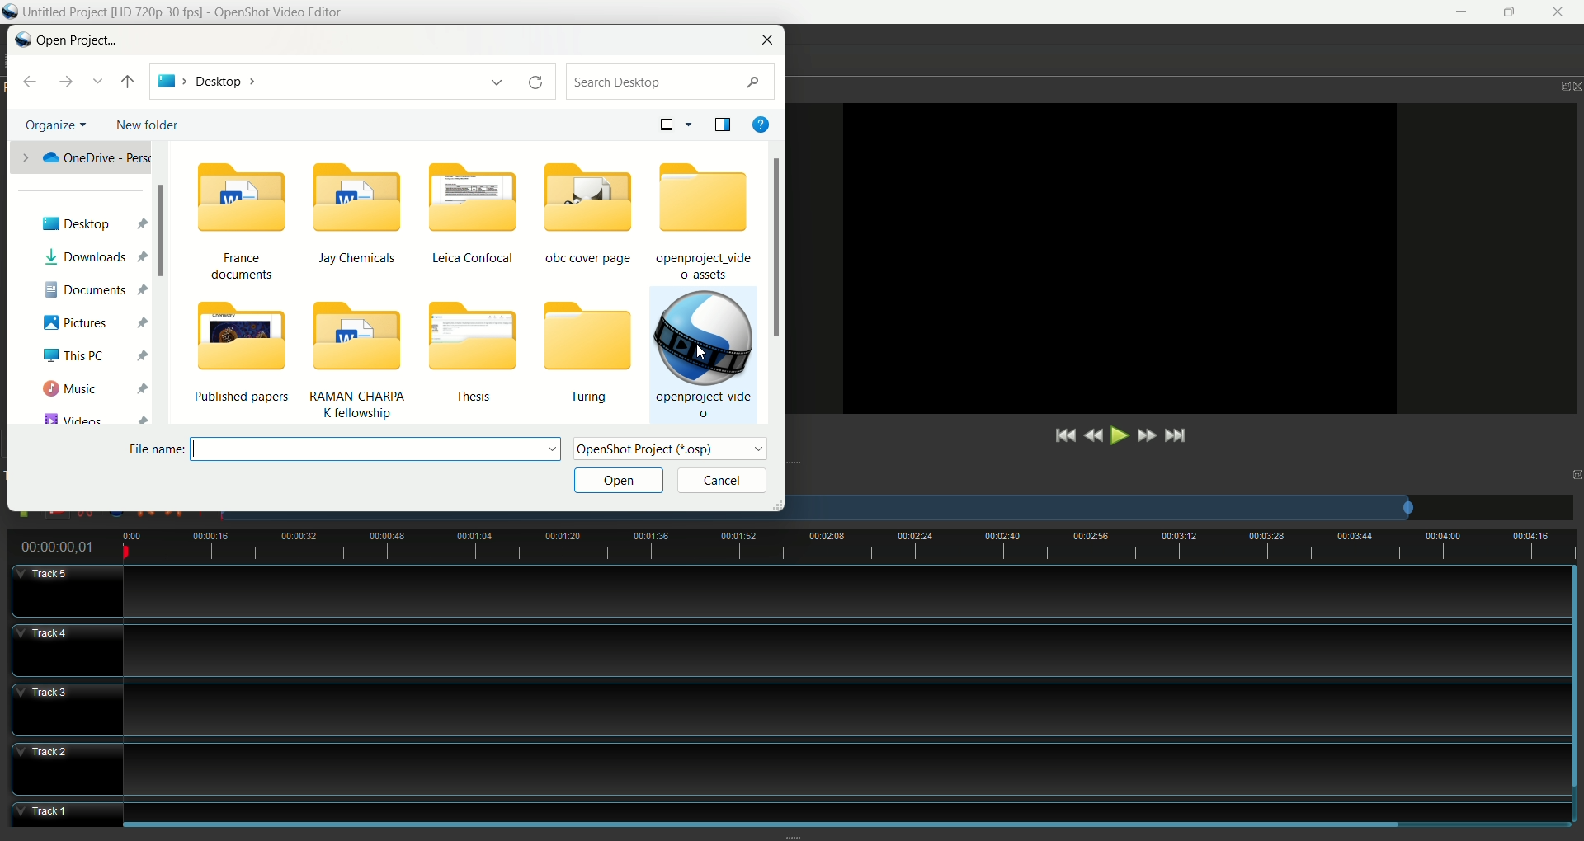 The image size is (1584, 841). I want to click on cursor, so click(700, 355).